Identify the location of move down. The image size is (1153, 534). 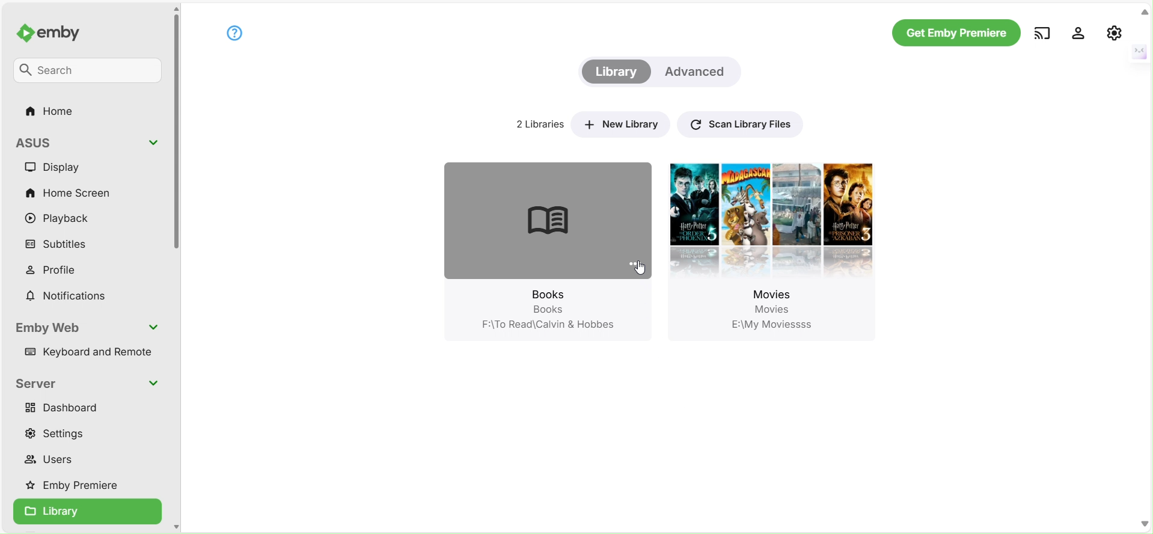
(176, 526).